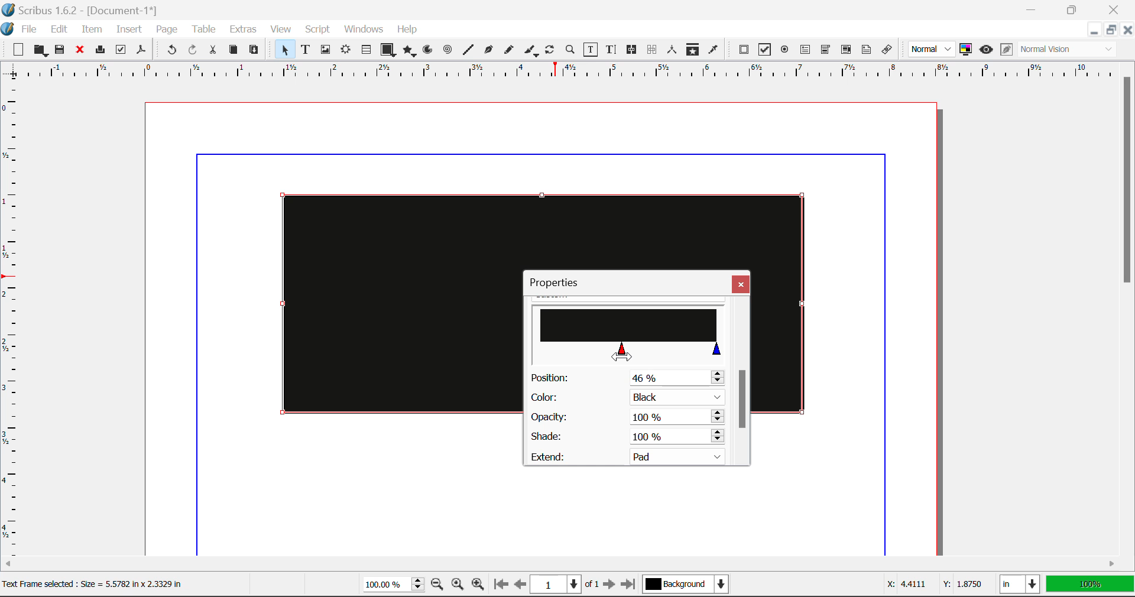 The height and width of the screenshot is (597, 1135). Describe the element at coordinates (92, 31) in the screenshot. I see `Item` at that location.